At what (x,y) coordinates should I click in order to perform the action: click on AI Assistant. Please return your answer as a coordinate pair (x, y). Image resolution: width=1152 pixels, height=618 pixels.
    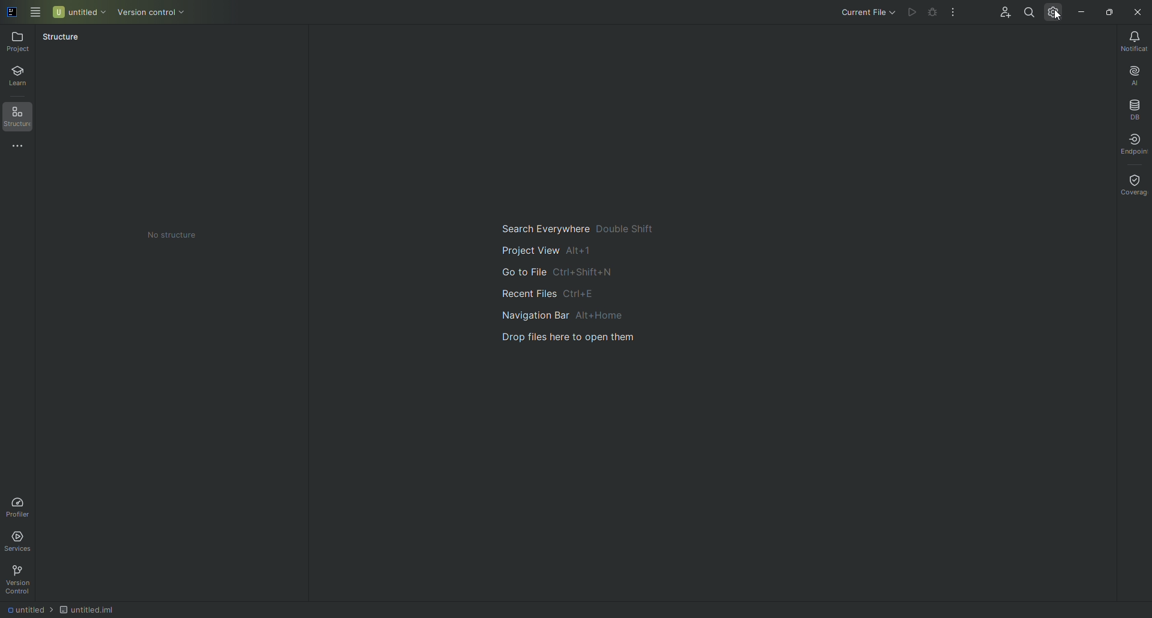
    Looking at the image, I should click on (1133, 73).